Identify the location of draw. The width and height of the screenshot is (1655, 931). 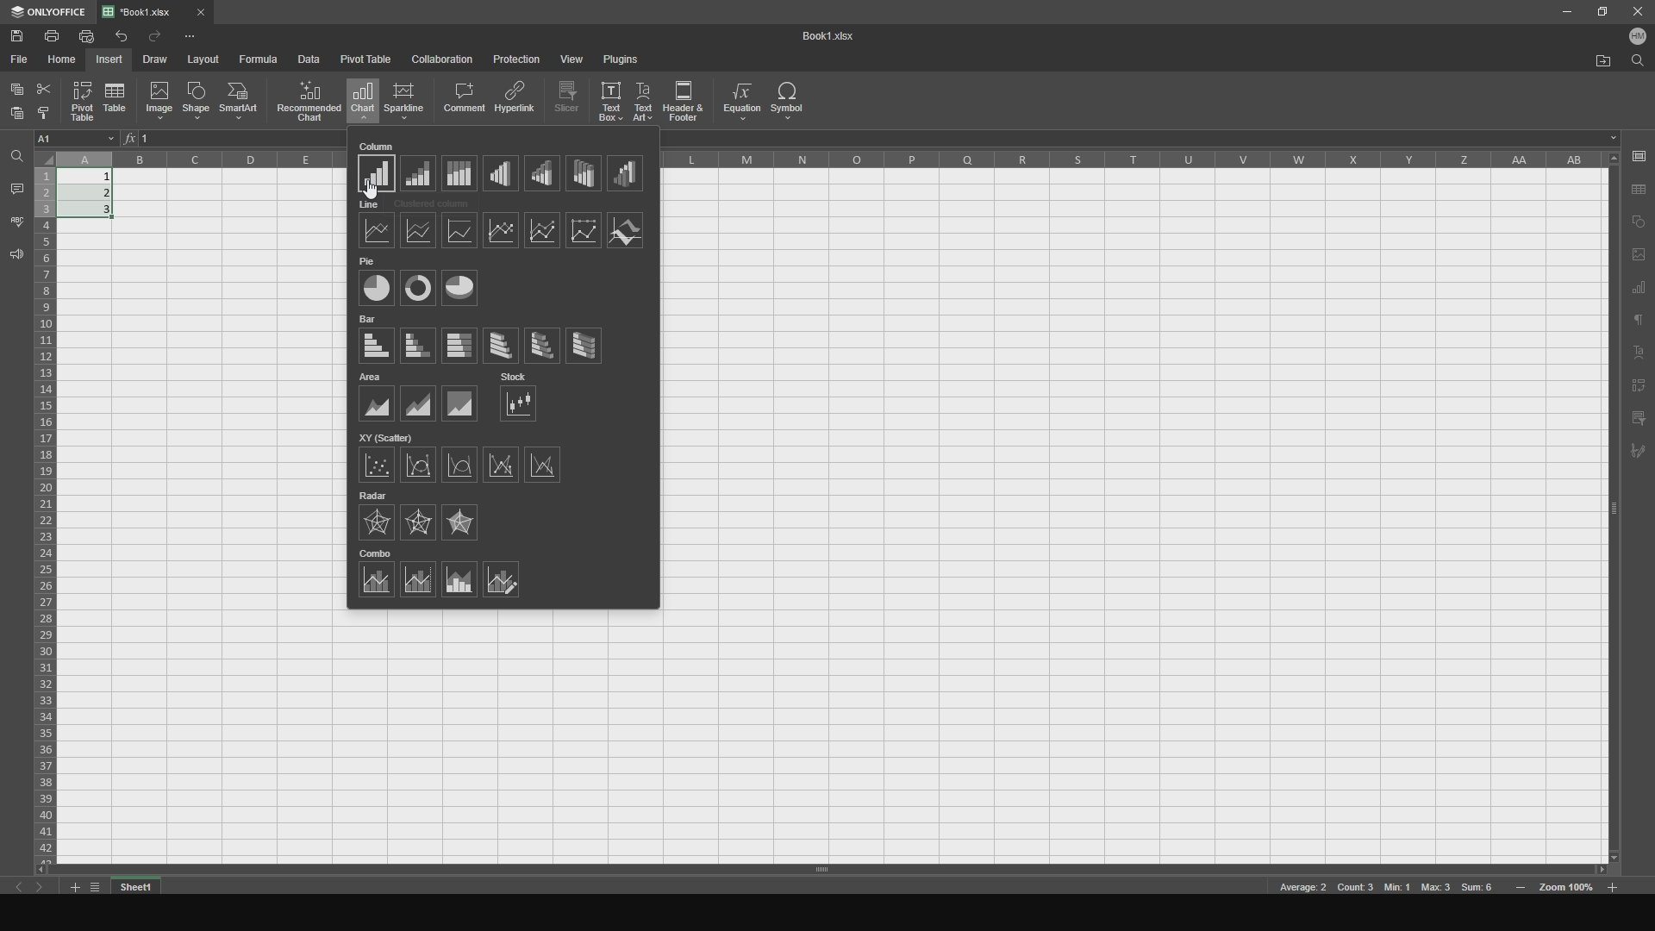
(160, 59).